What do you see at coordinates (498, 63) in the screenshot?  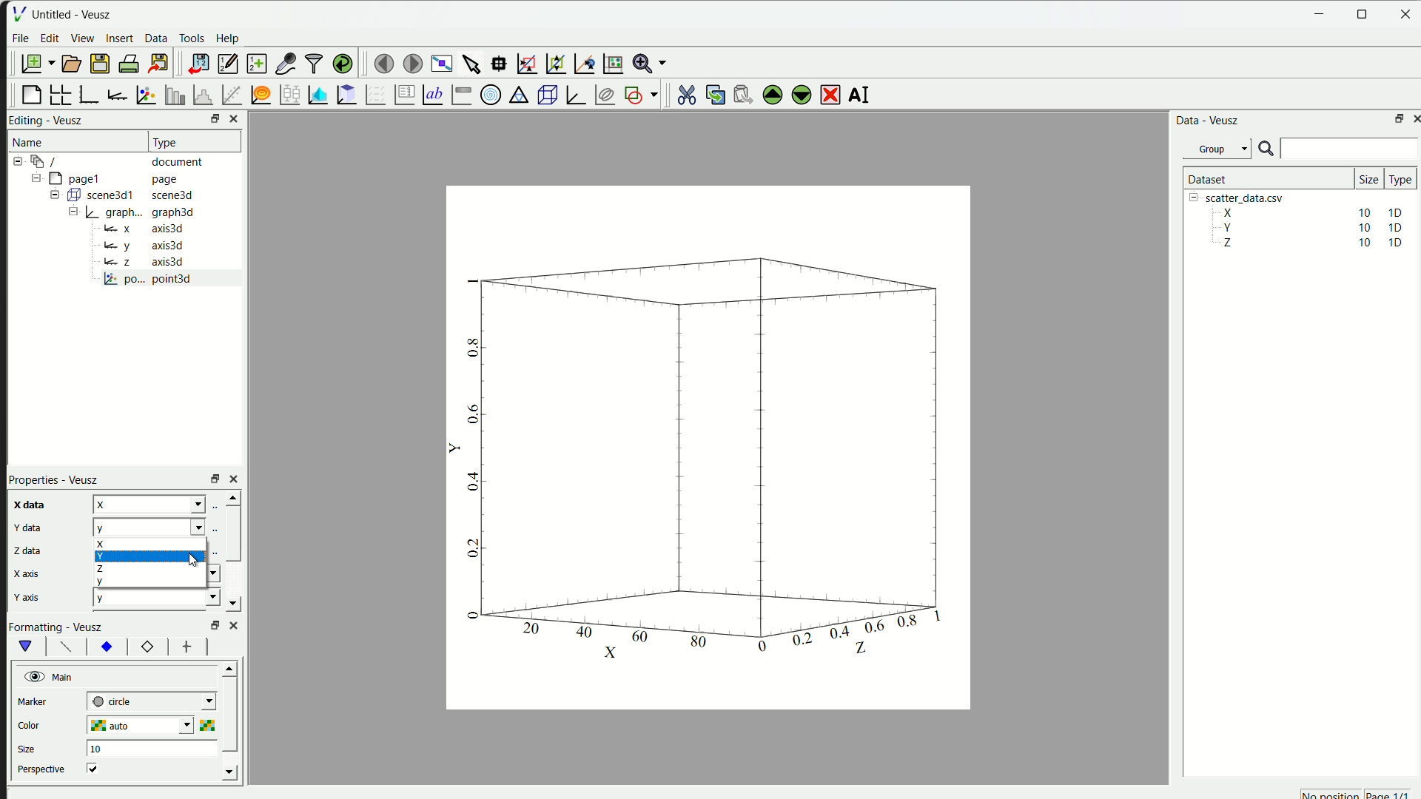 I see `read datapoint on graph` at bounding box center [498, 63].